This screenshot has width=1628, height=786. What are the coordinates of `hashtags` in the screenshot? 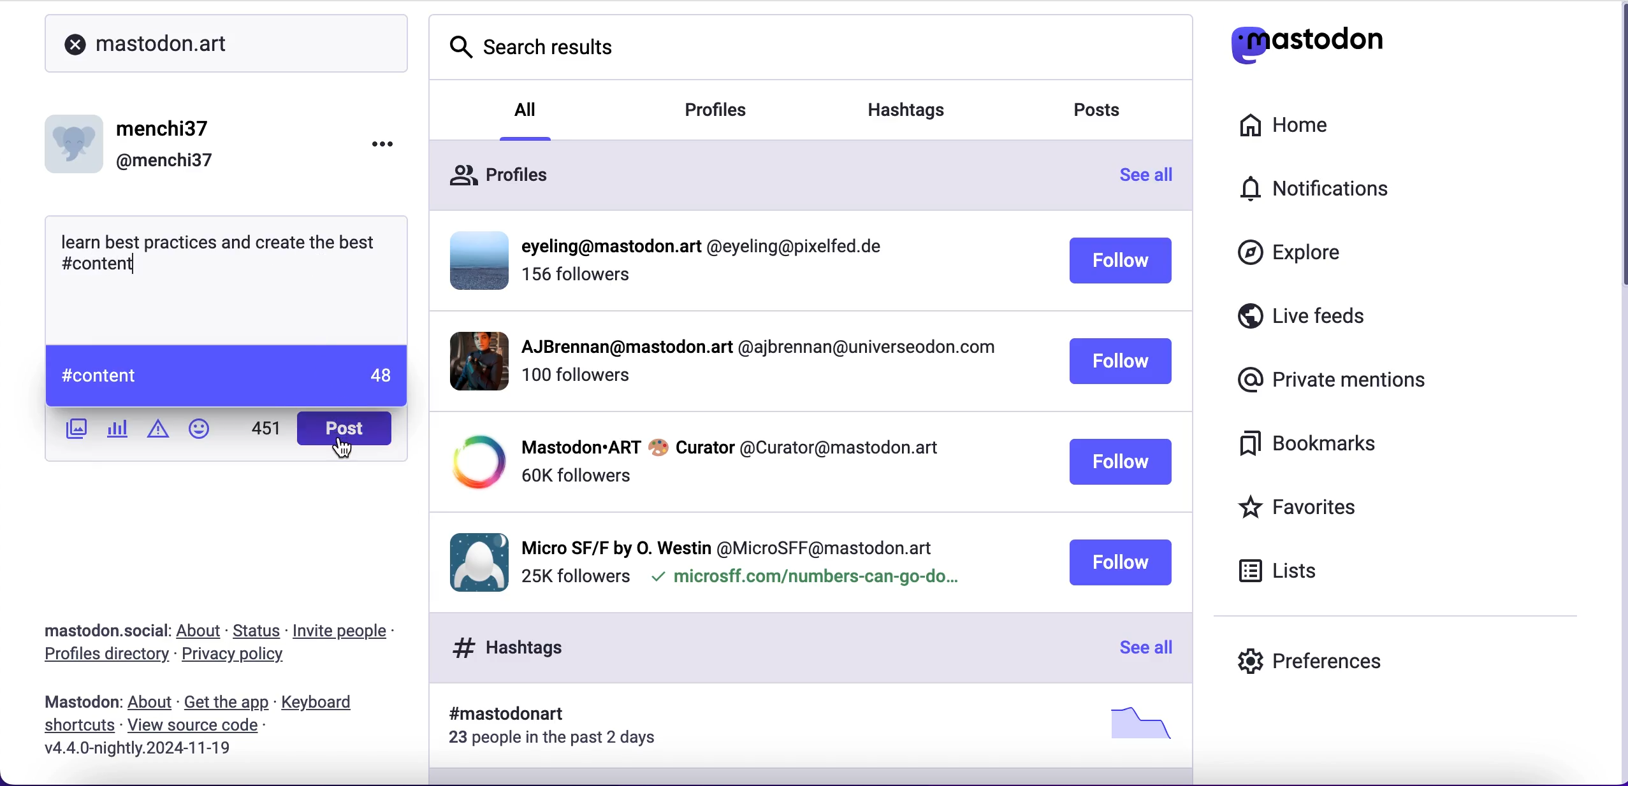 It's located at (923, 105).